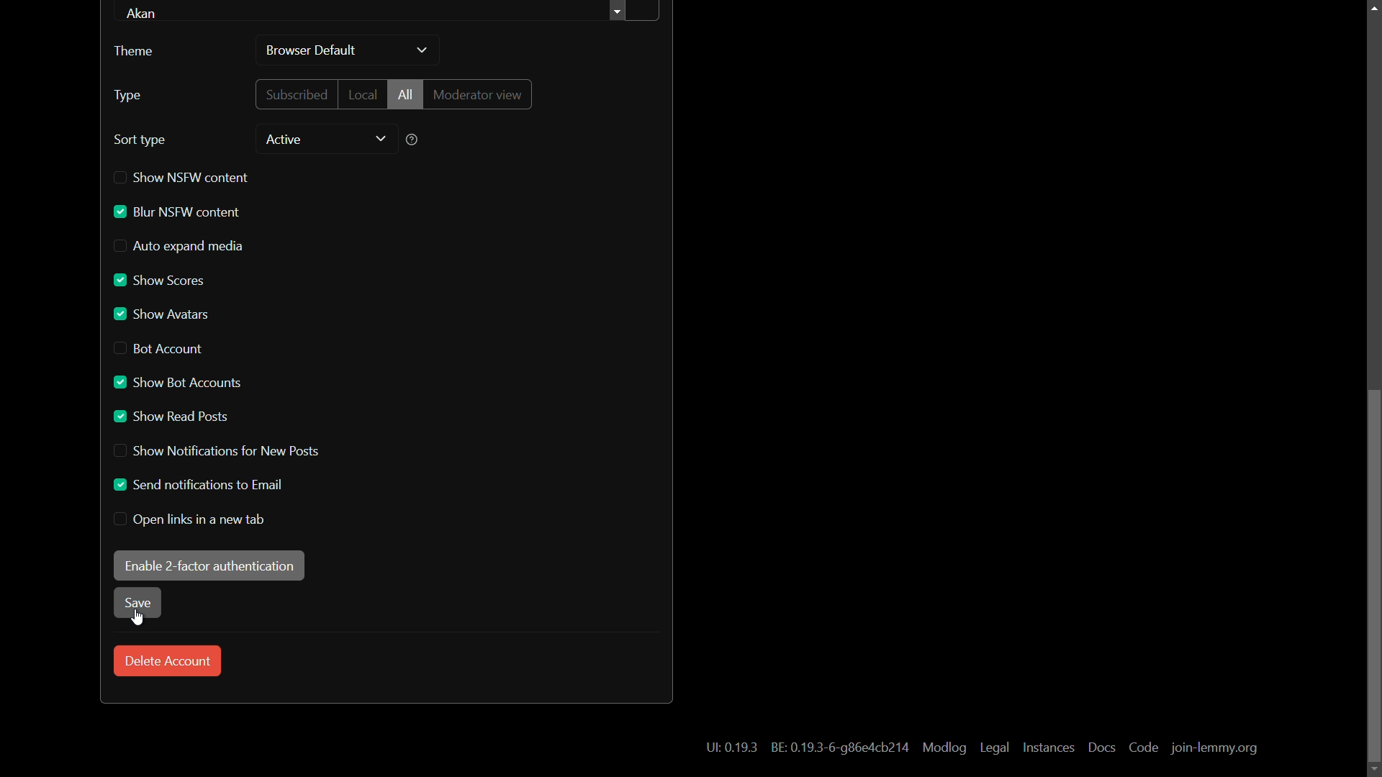 This screenshot has width=1382, height=777. I want to click on auto expand media, so click(180, 246).